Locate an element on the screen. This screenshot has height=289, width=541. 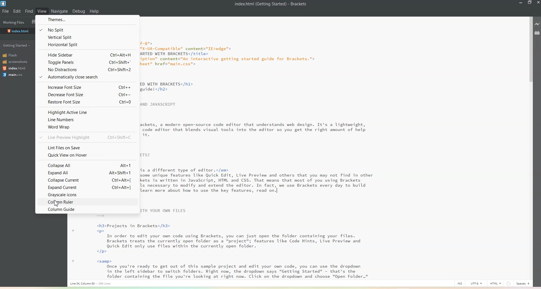
Text is located at coordinates (263, 149).